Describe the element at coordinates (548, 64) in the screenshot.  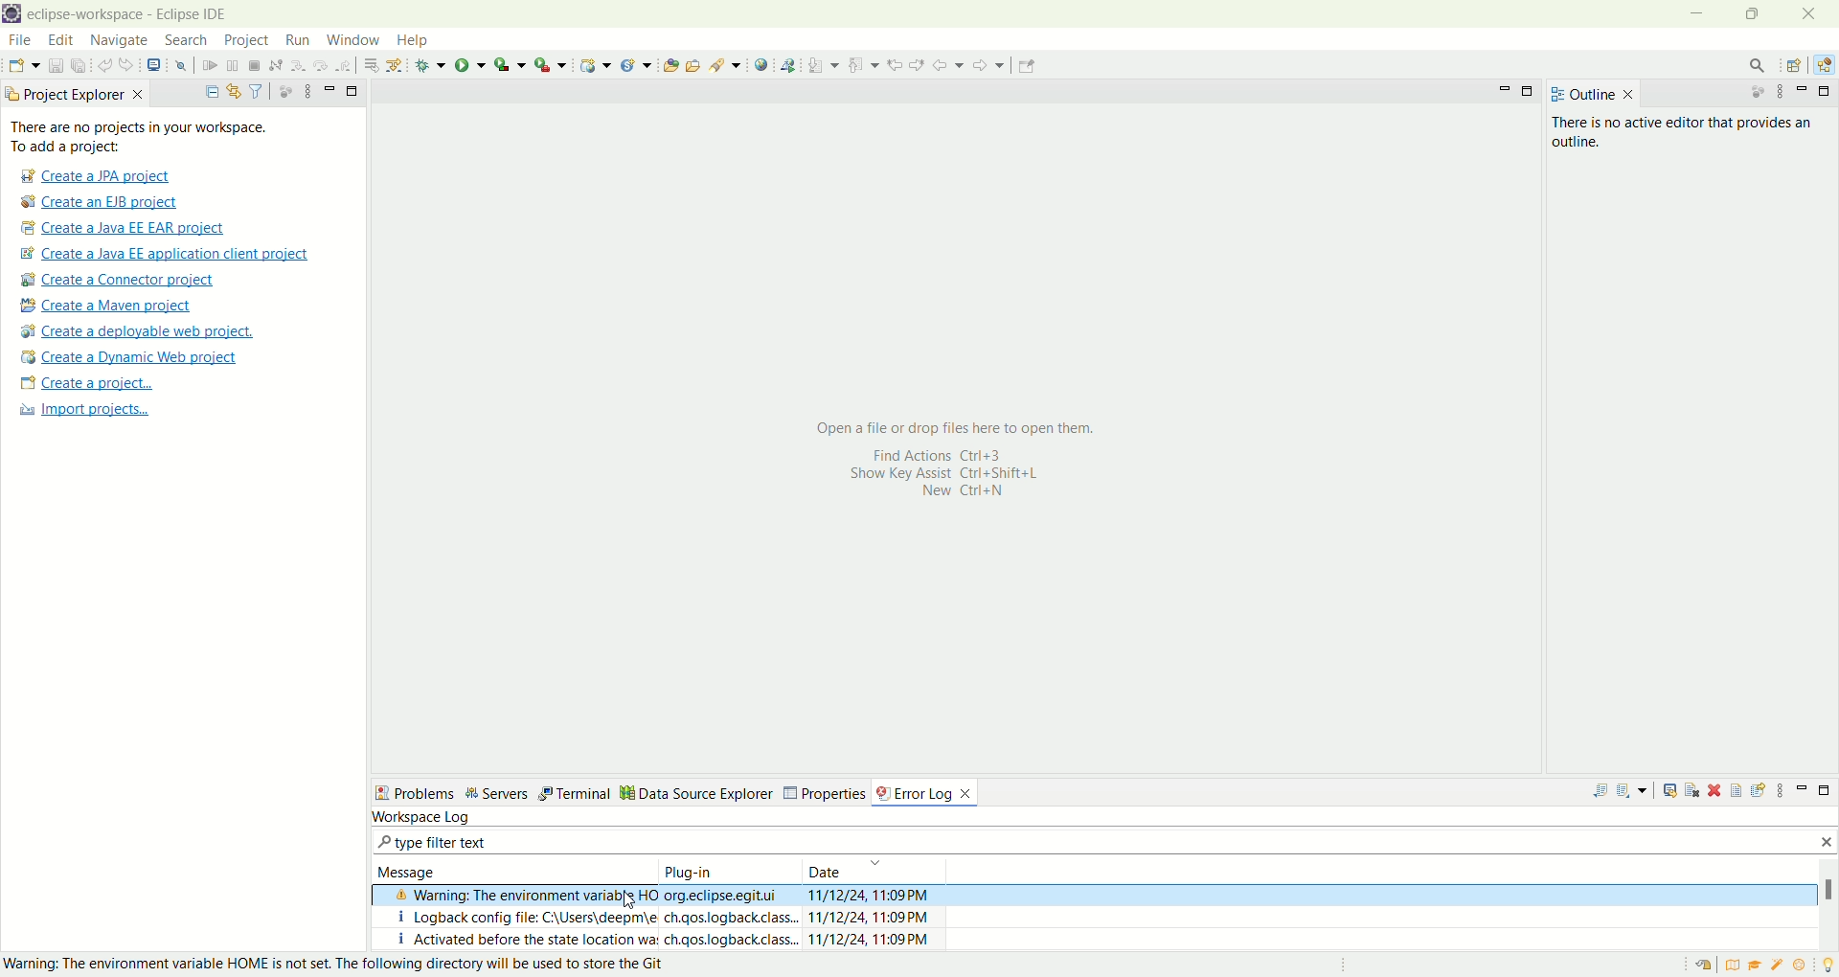
I see `run last tool` at that location.